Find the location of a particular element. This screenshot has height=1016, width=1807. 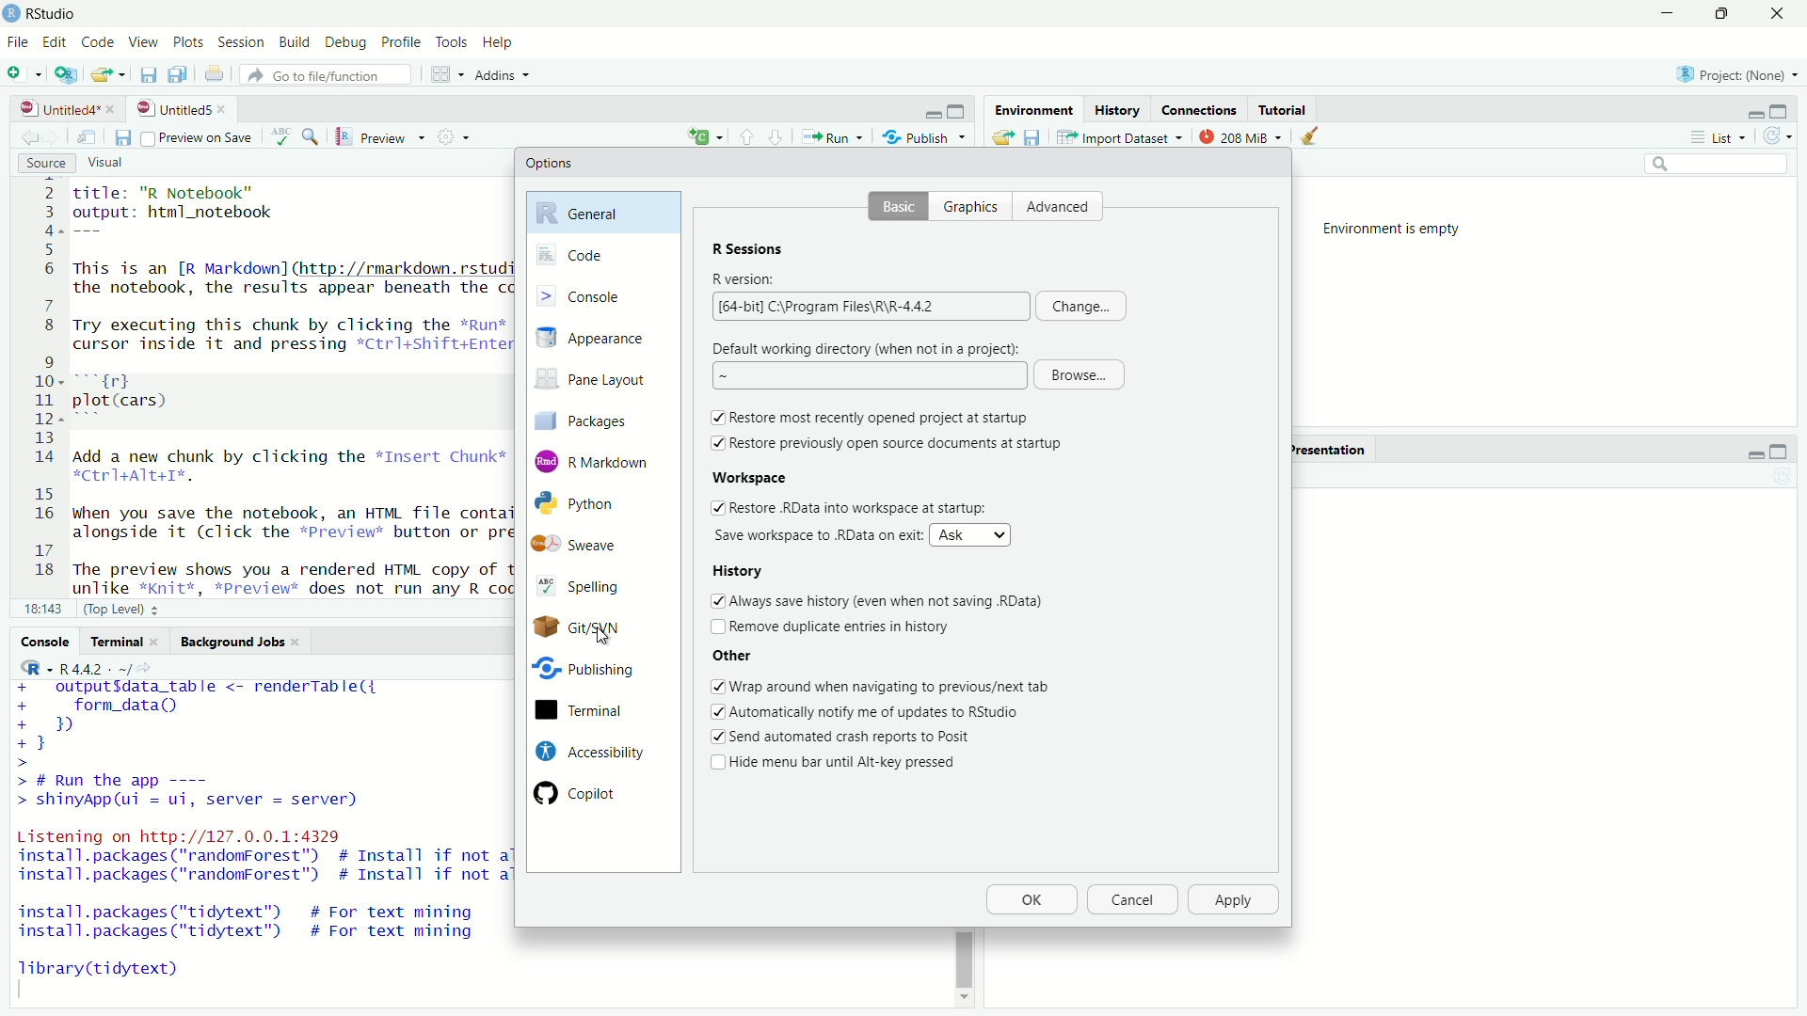

maximize is located at coordinates (959, 112).